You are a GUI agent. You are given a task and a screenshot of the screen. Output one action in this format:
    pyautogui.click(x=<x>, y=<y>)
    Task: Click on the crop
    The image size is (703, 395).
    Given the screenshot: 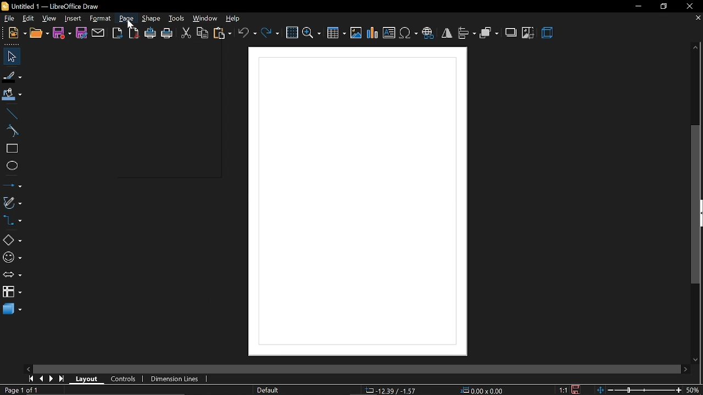 What is the action you would take?
    pyautogui.click(x=528, y=34)
    